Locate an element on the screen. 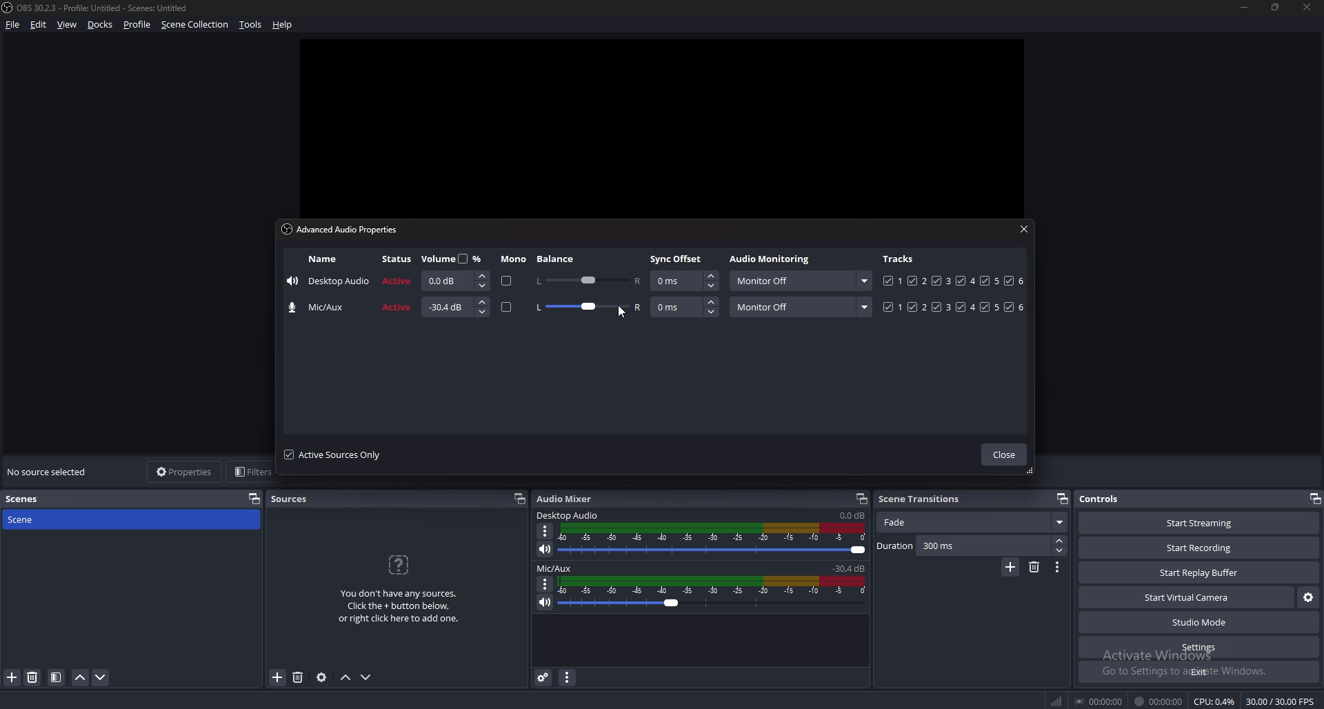 Image resolution: width=1324 pixels, height=709 pixels. balance is located at coordinates (560, 259).